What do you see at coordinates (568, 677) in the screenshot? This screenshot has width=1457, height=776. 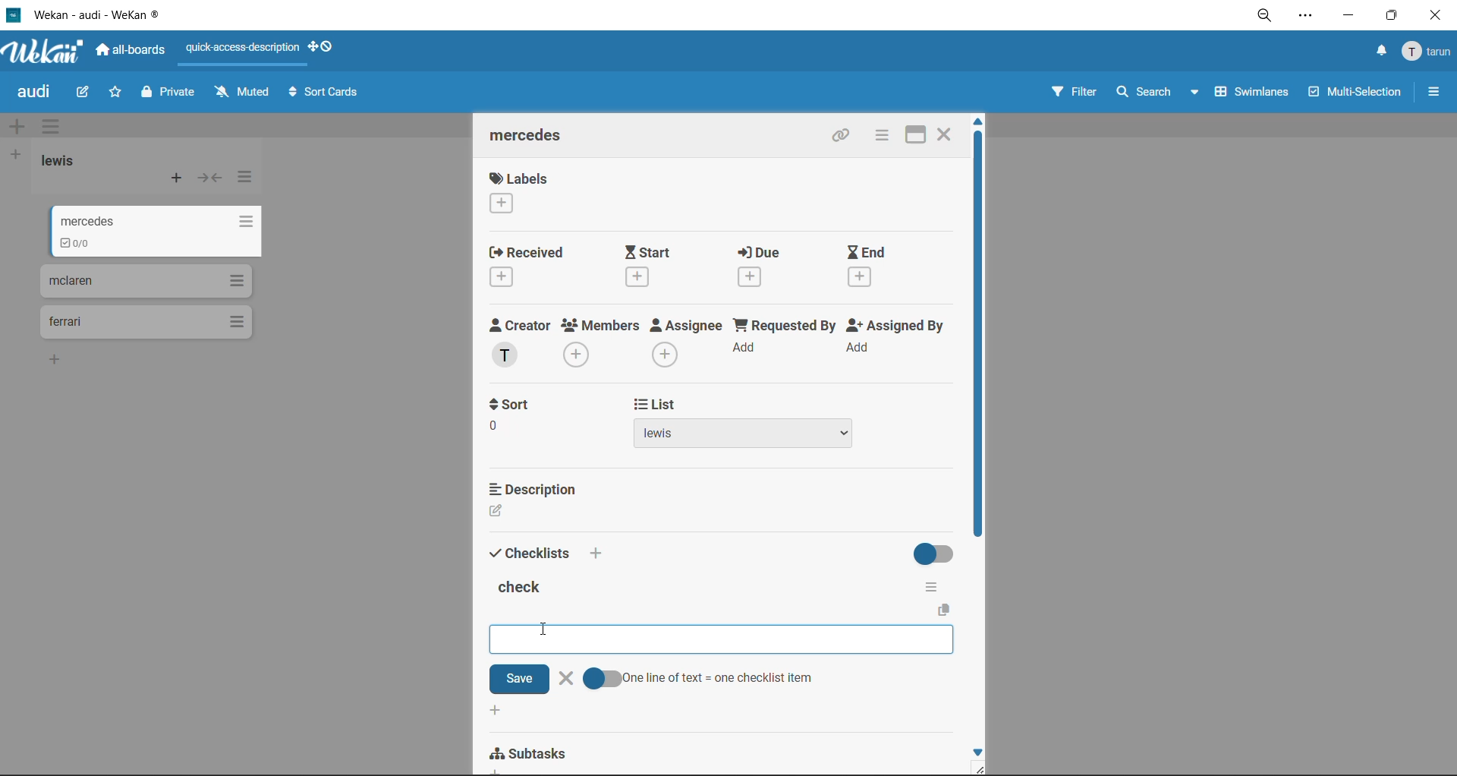 I see `delete` at bounding box center [568, 677].